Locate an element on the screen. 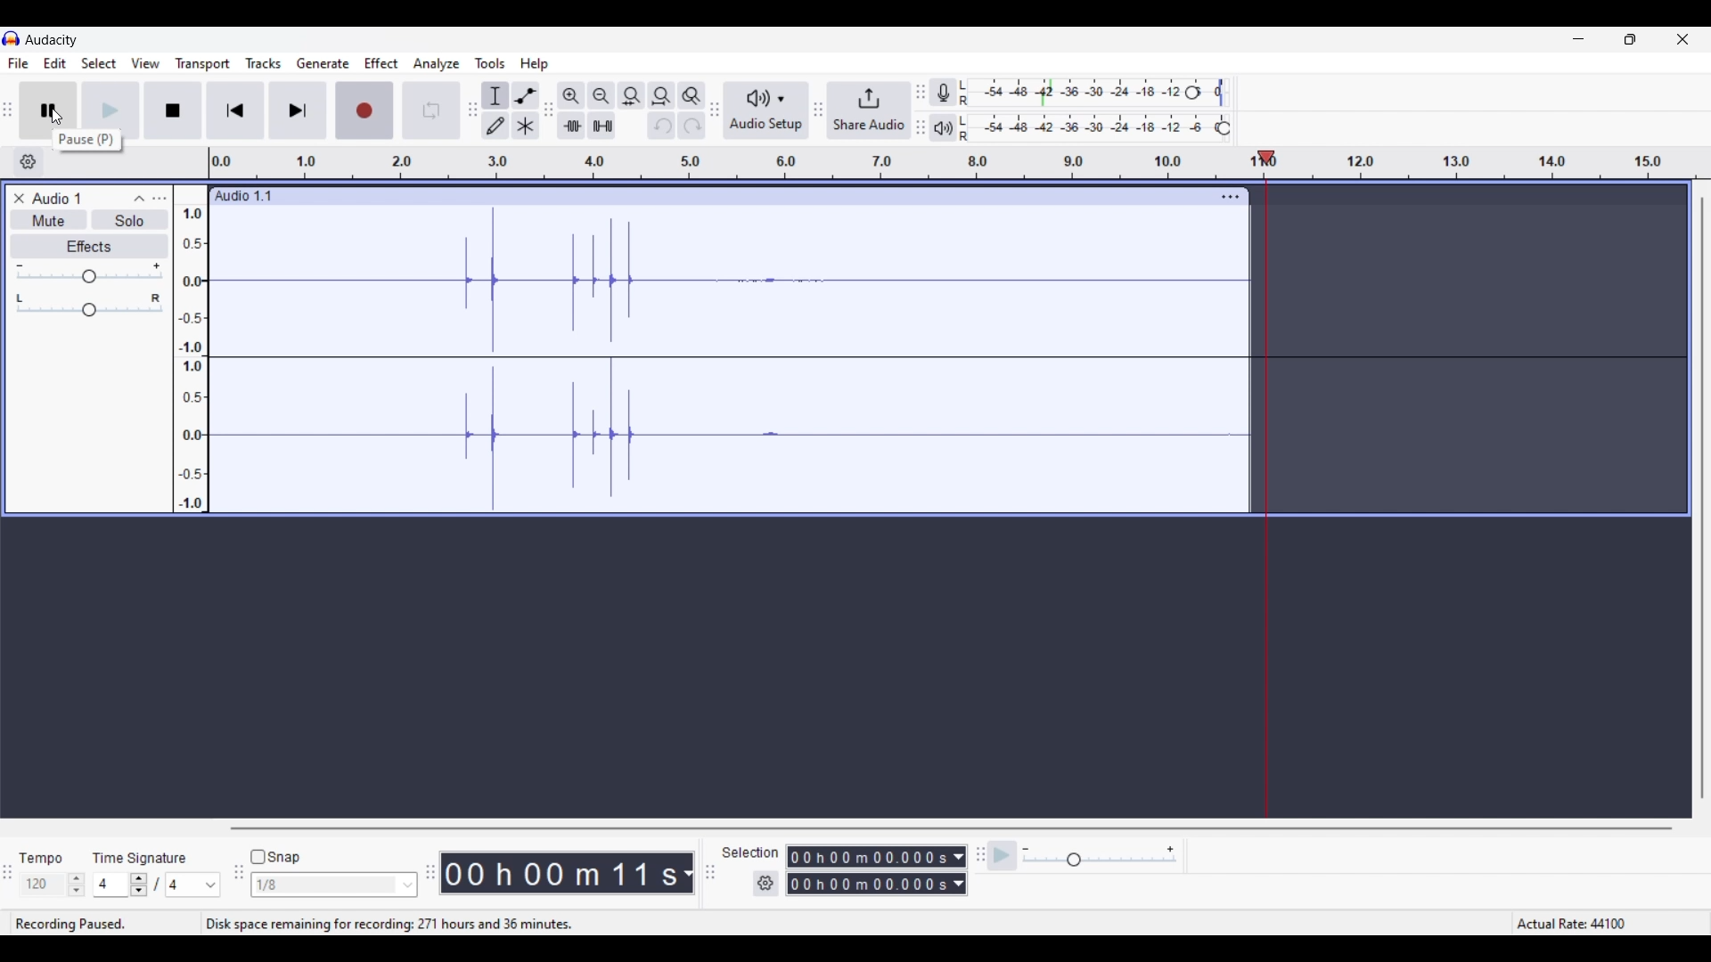 The width and height of the screenshot is (1711, 962). Zoom toggle is located at coordinates (692, 95).